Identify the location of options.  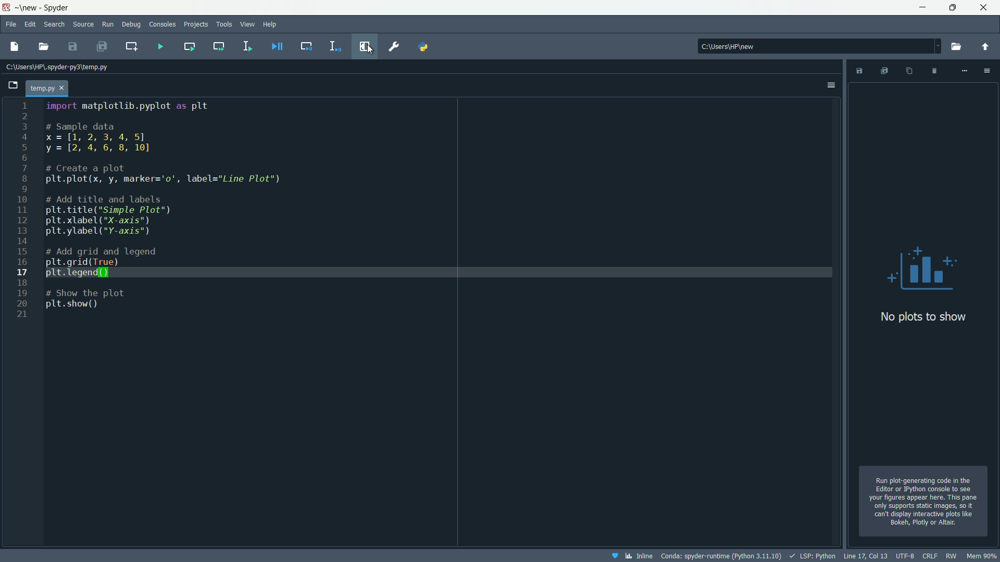
(830, 86).